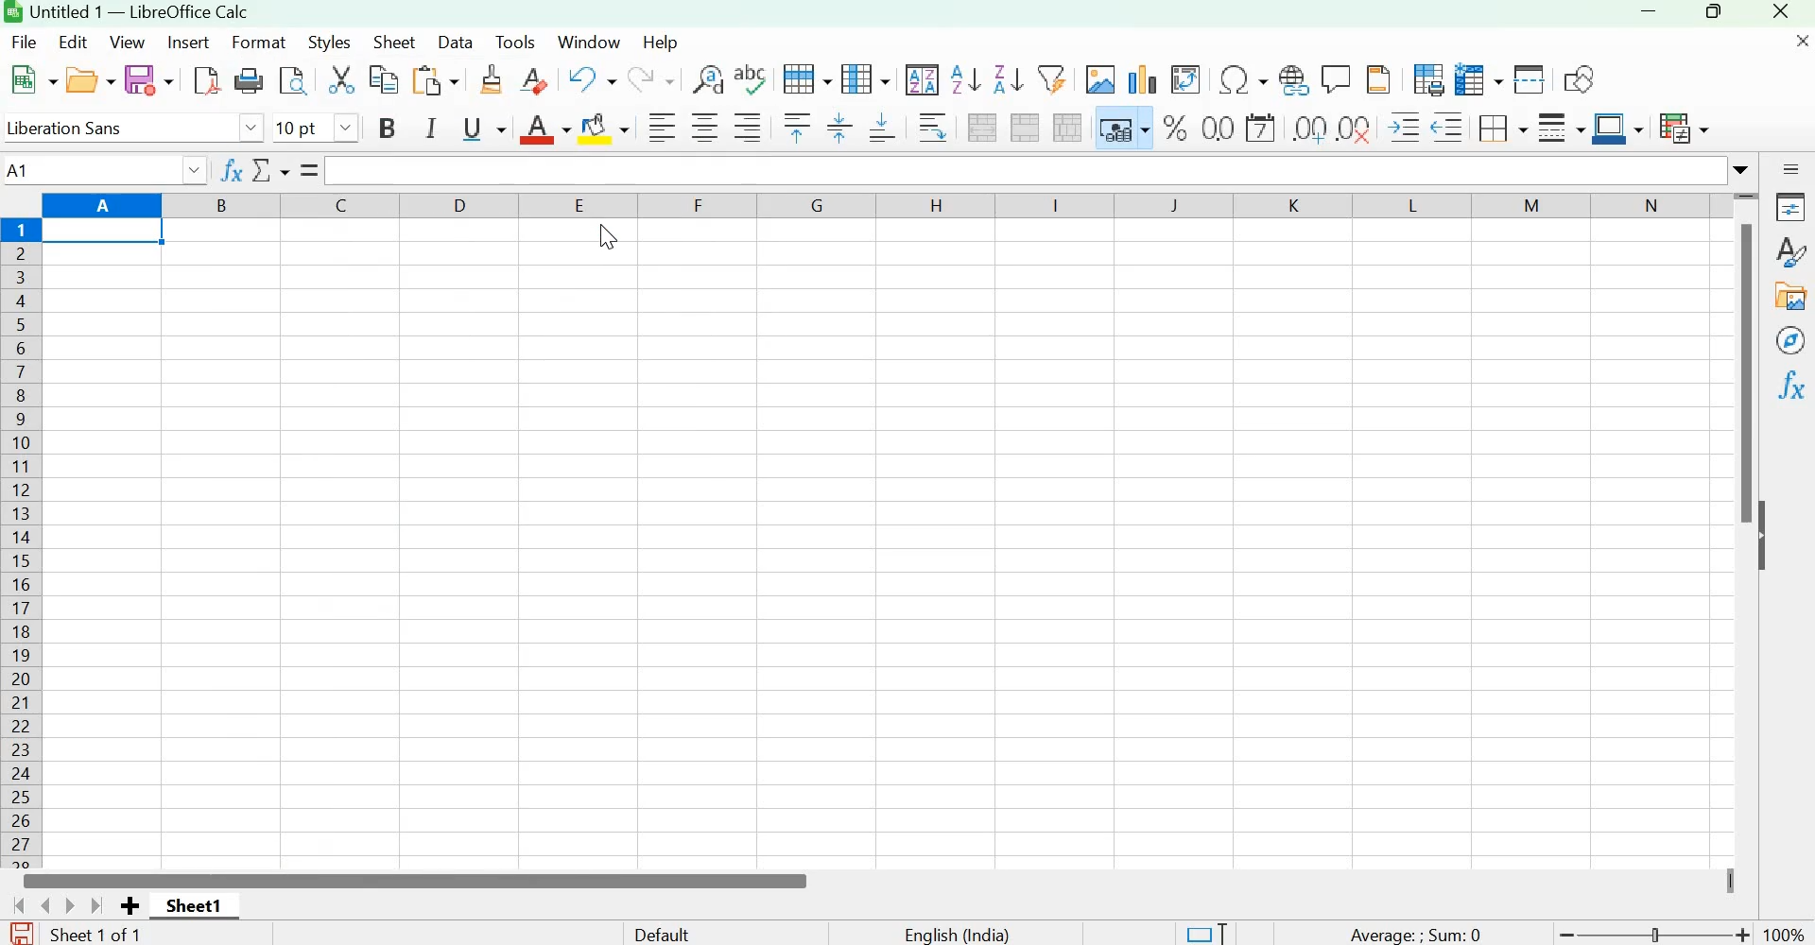 The height and width of the screenshot is (945, 1815). What do you see at coordinates (1560, 127) in the screenshot?
I see `Border style` at bounding box center [1560, 127].